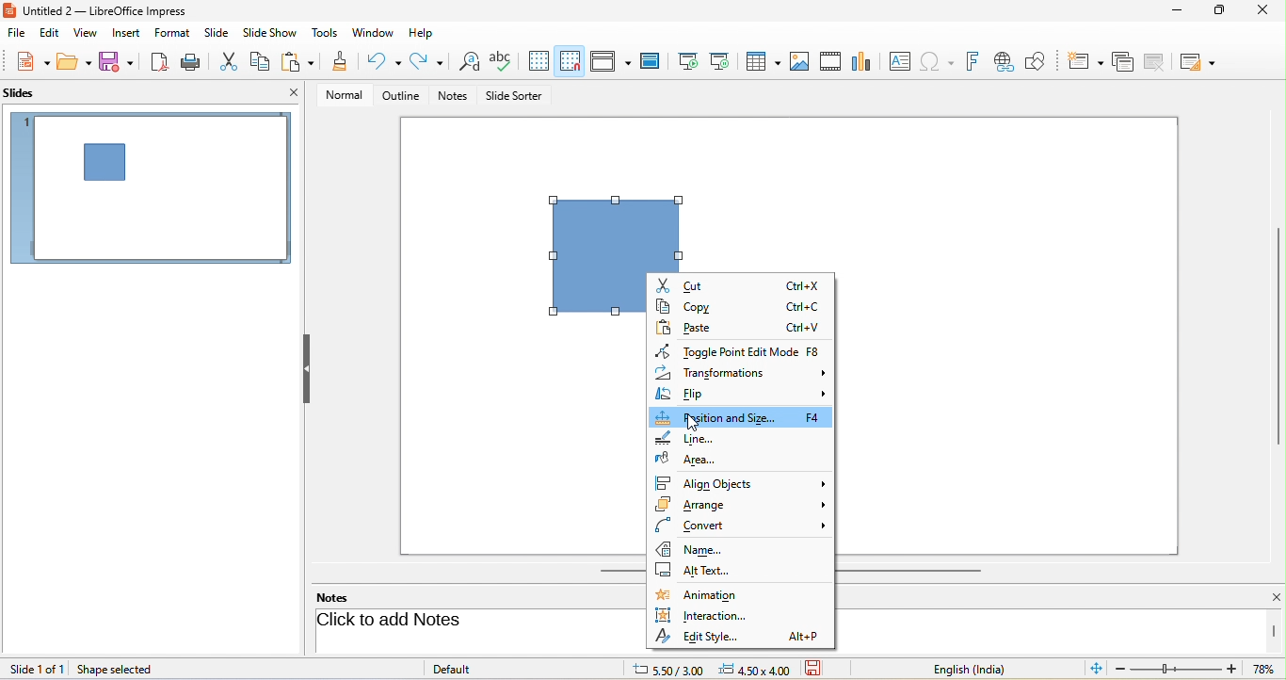  Describe the element at coordinates (1085, 59) in the screenshot. I see `new slide` at that location.